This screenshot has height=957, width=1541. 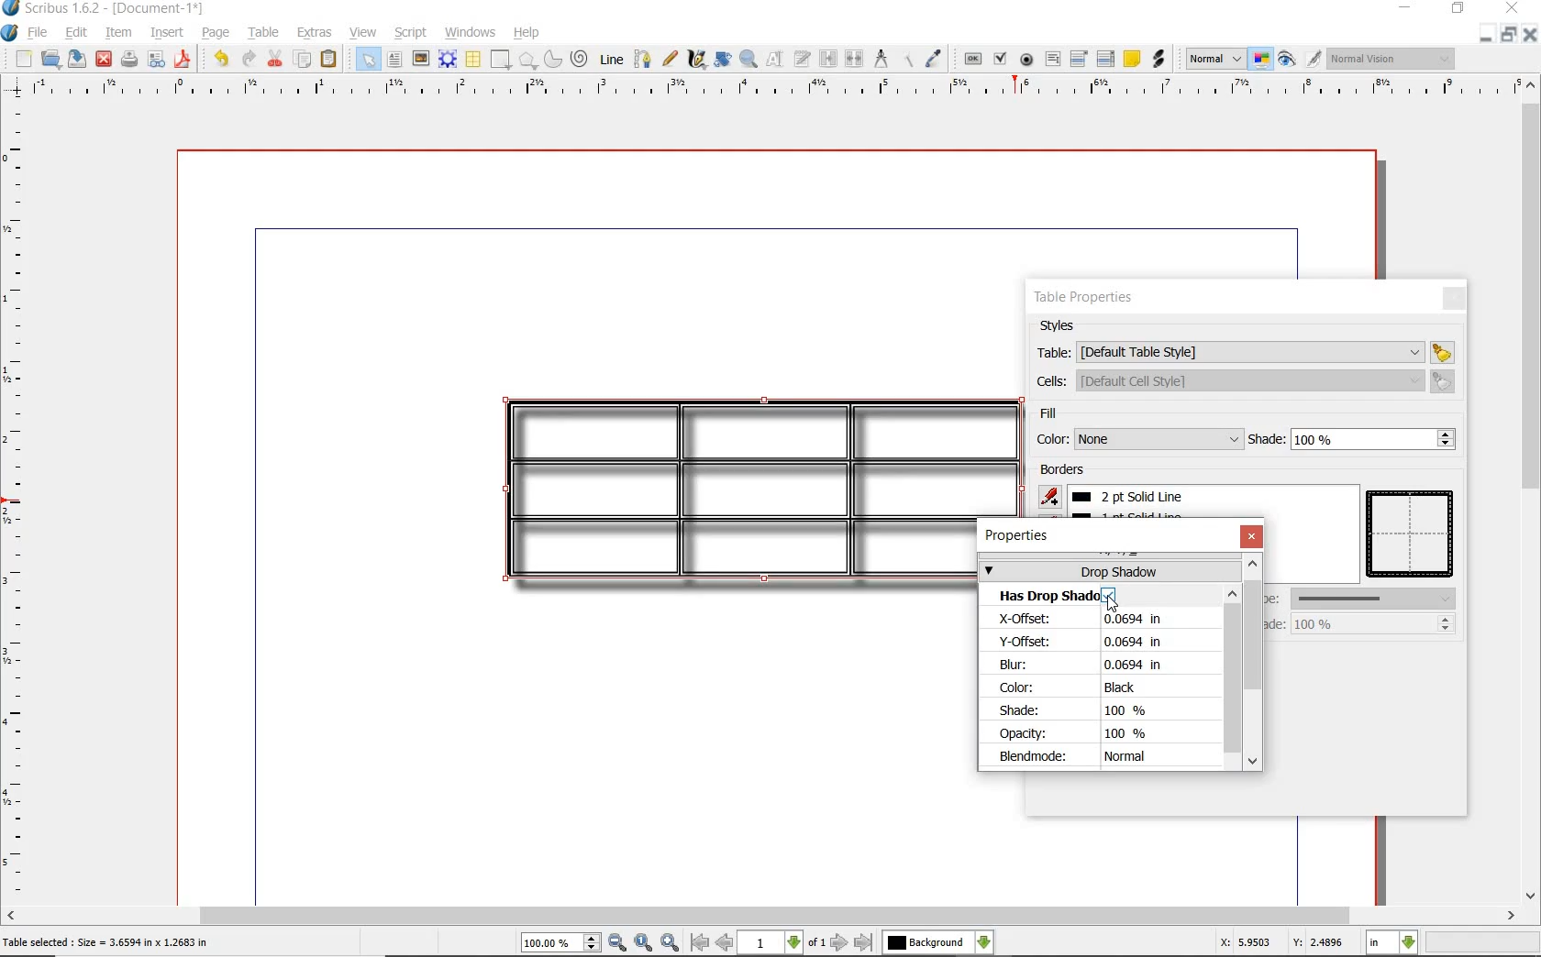 I want to click on color, so click(x=1136, y=439).